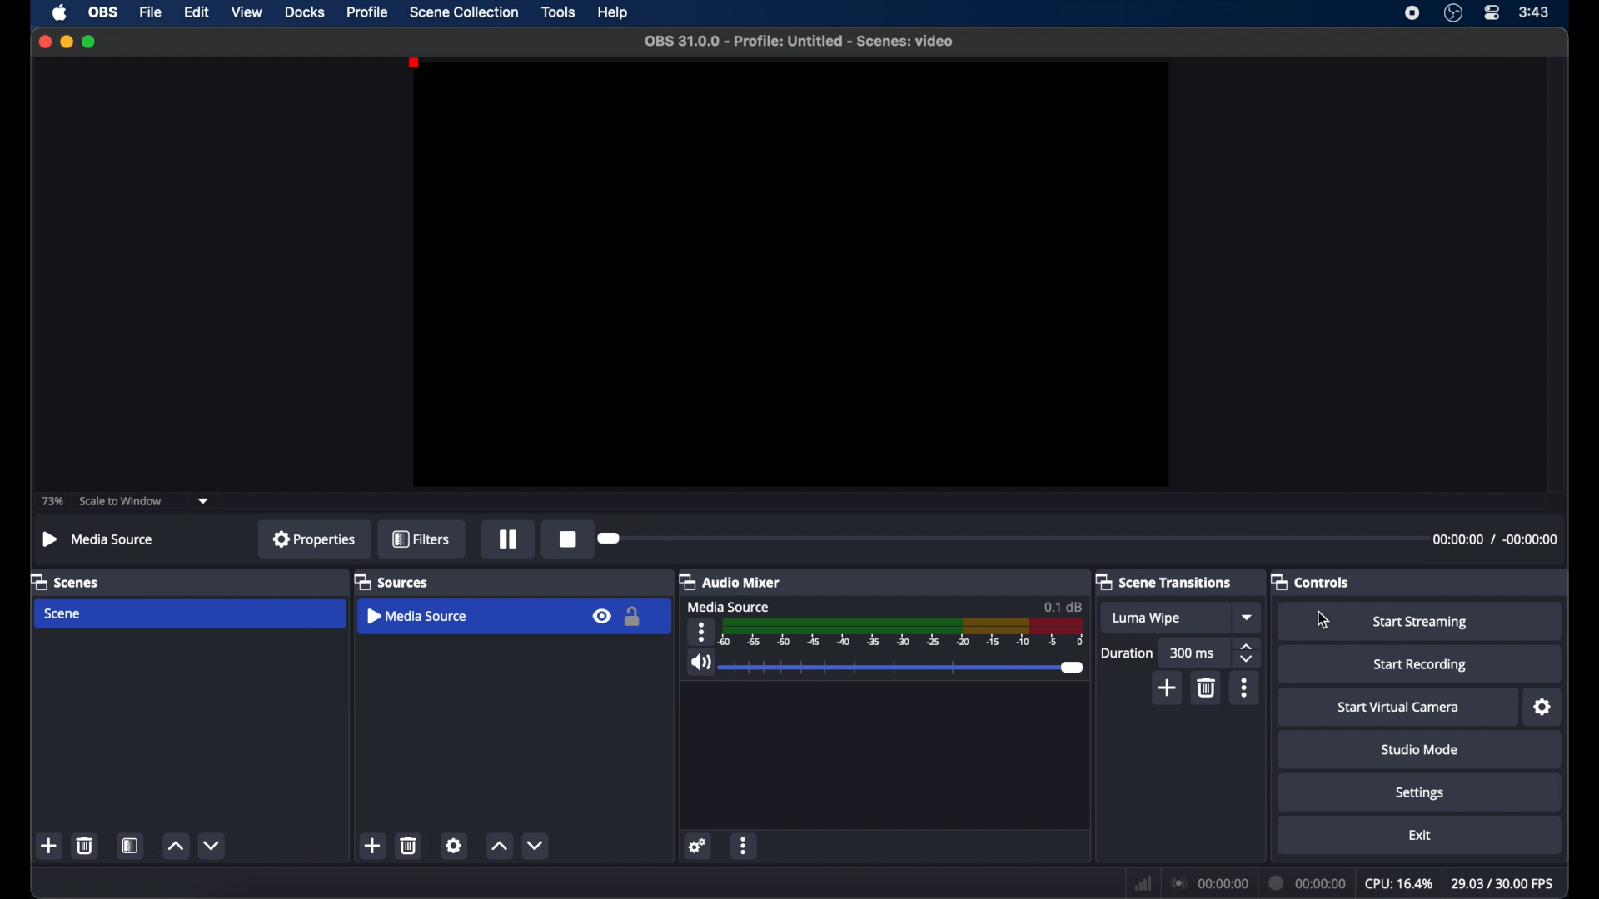  What do you see at coordinates (610, 539) in the screenshot?
I see `slider` at bounding box center [610, 539].